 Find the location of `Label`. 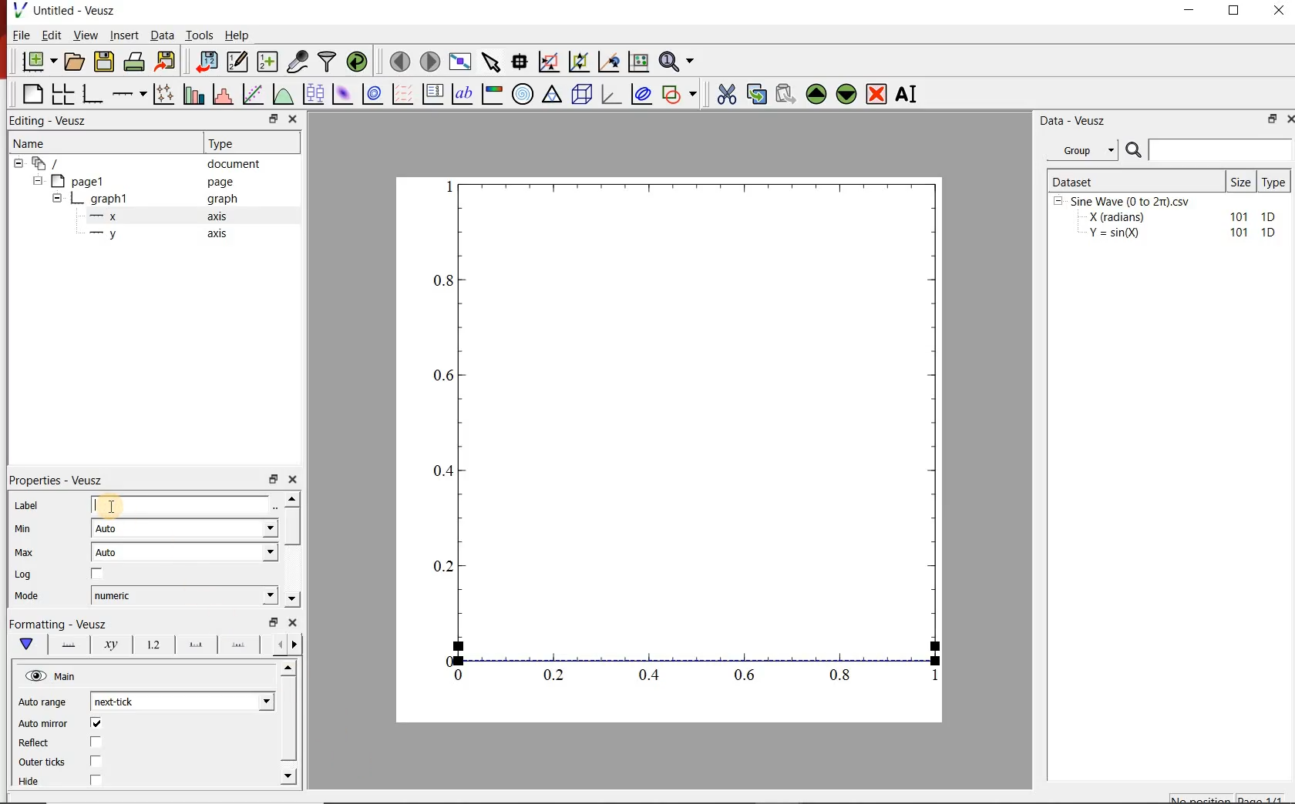

Label is located at coordinates (27, 505).